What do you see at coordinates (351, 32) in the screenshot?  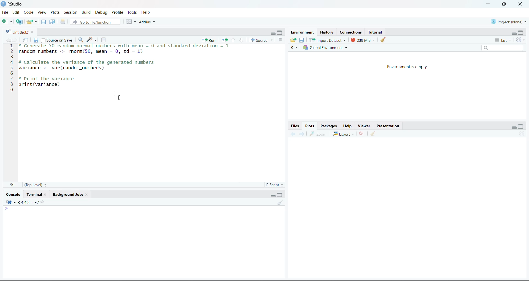 I see `Connections` at bounding box center [351, 32].